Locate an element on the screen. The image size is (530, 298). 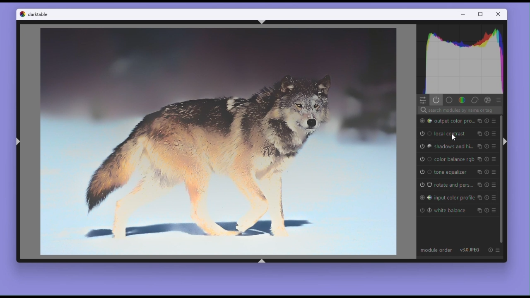
shift+ctrl+r is located at coordinates (508, 142).